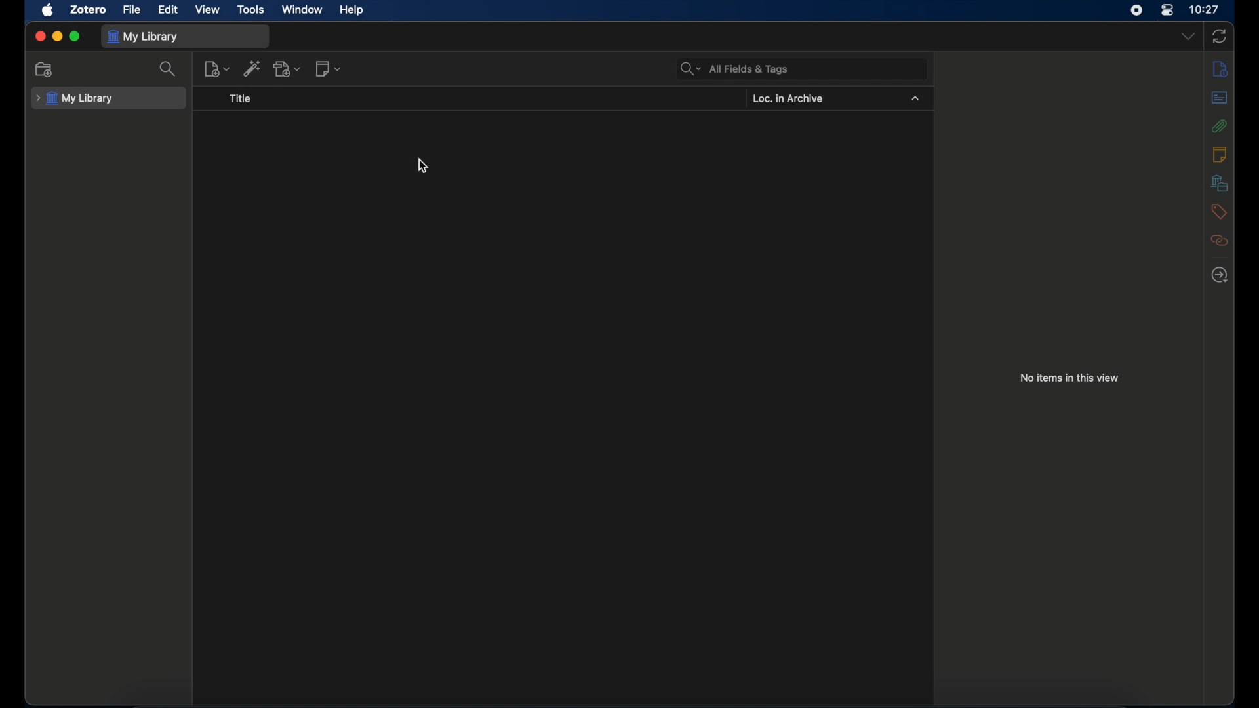 The height and width of the screenshot is (708, 1259). Describe the element at coordinates (74, 99) in the screenshot. I see `my library` at that location.